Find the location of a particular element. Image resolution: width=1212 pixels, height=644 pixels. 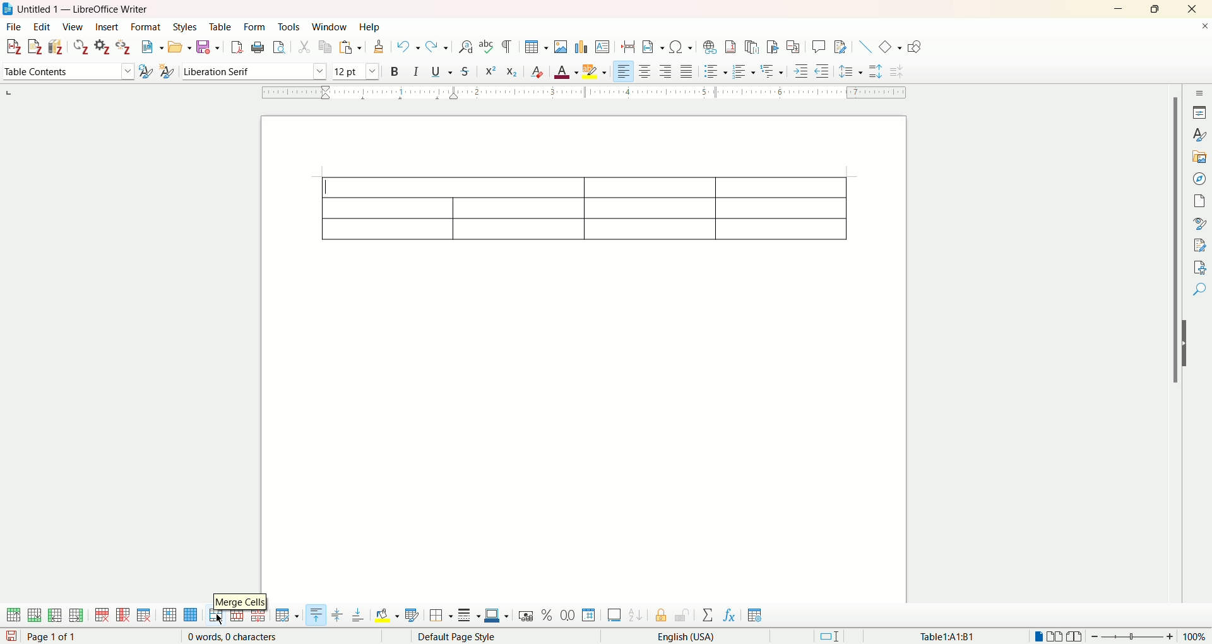

style inspector is located at coordinates (1198, 222).